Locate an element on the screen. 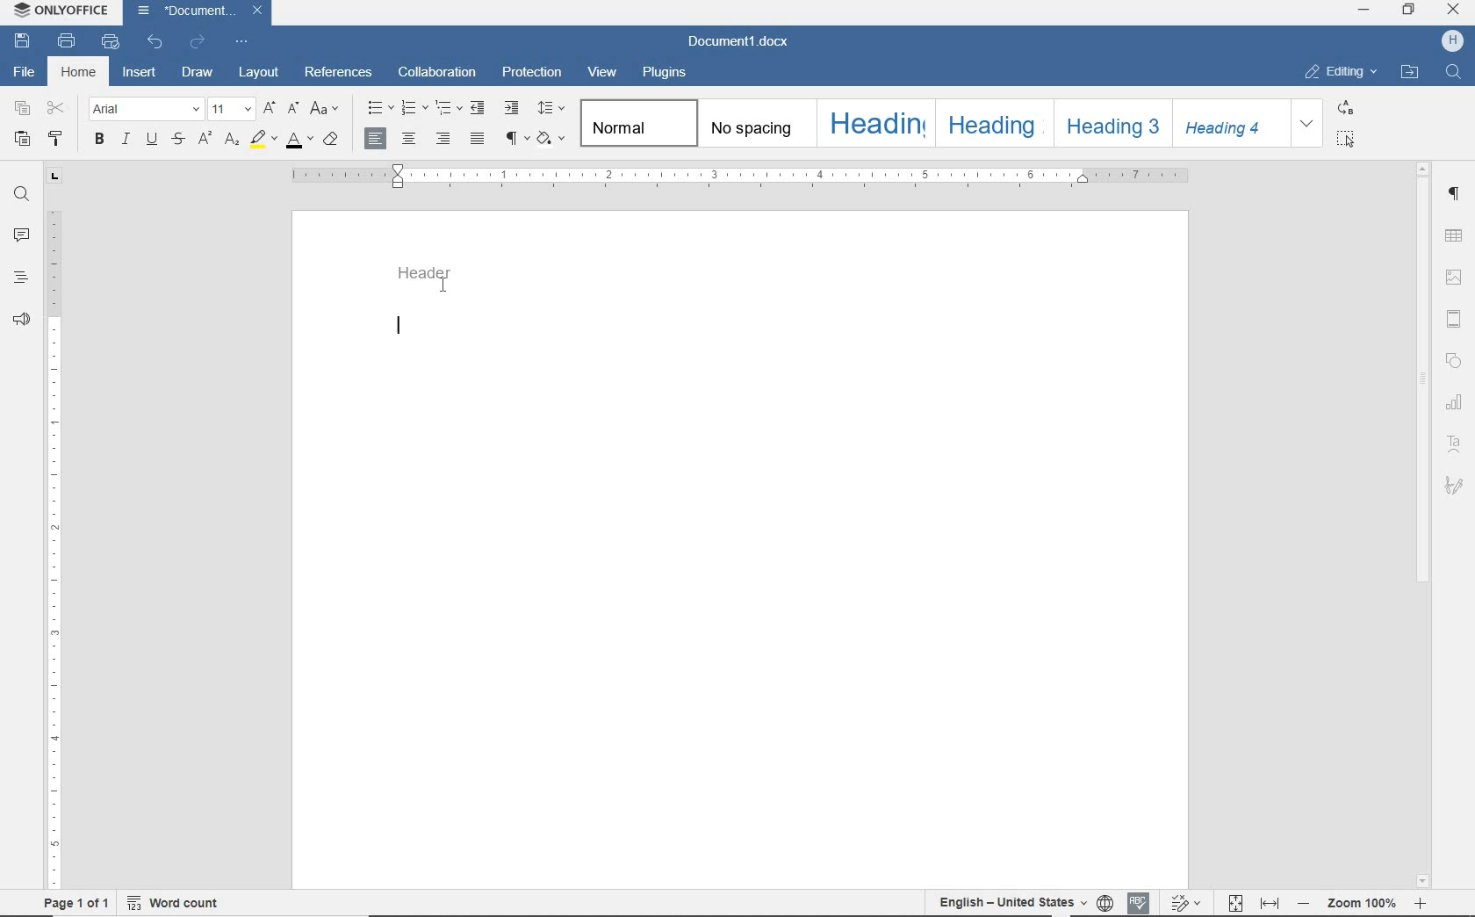 The image size is (1475, 917). copy is located at coordinates (23, 110).